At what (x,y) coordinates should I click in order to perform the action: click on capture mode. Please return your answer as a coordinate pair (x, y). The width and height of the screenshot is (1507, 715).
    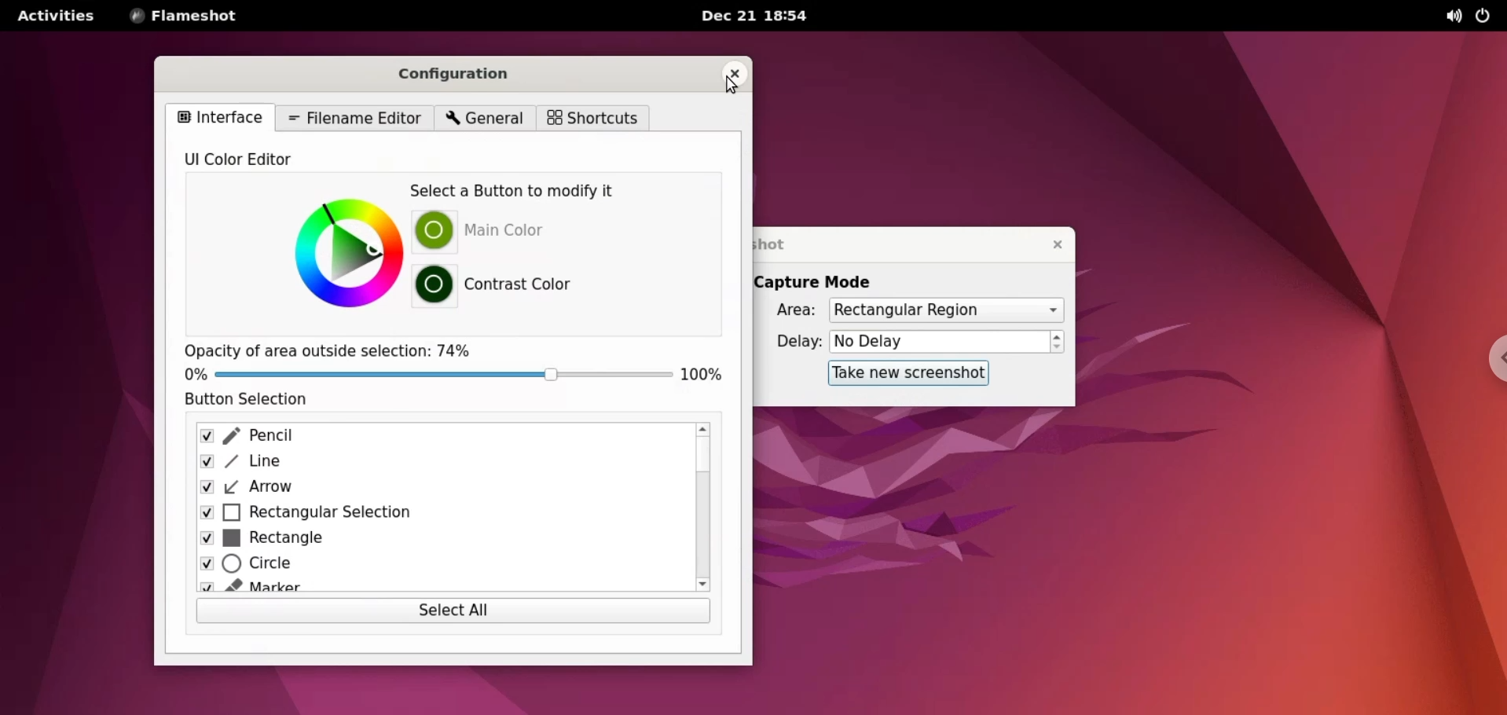
    Looking at the image, I should click on (826, 280).